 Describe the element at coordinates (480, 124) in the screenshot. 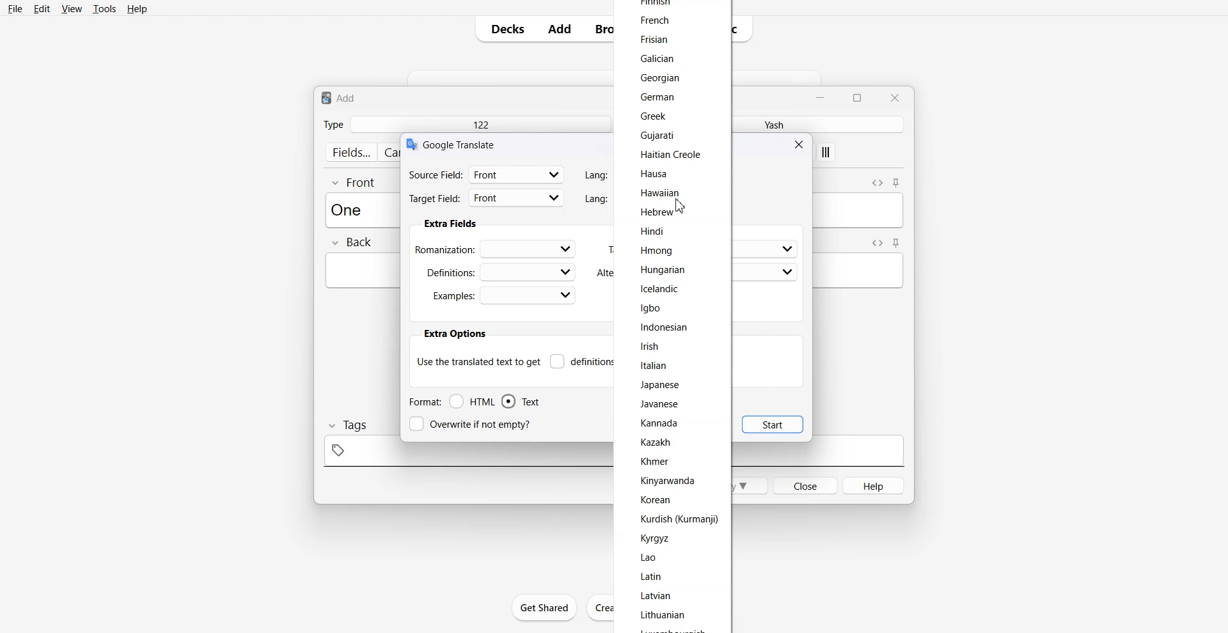

I see `122` at that location.